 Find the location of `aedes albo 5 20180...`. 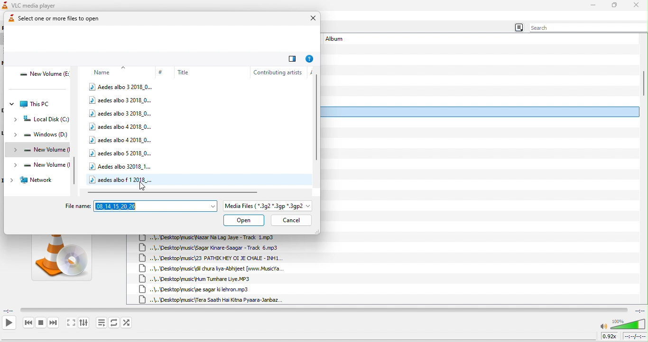

aedes albo 5 20180... is located at coordinates (121, 153).